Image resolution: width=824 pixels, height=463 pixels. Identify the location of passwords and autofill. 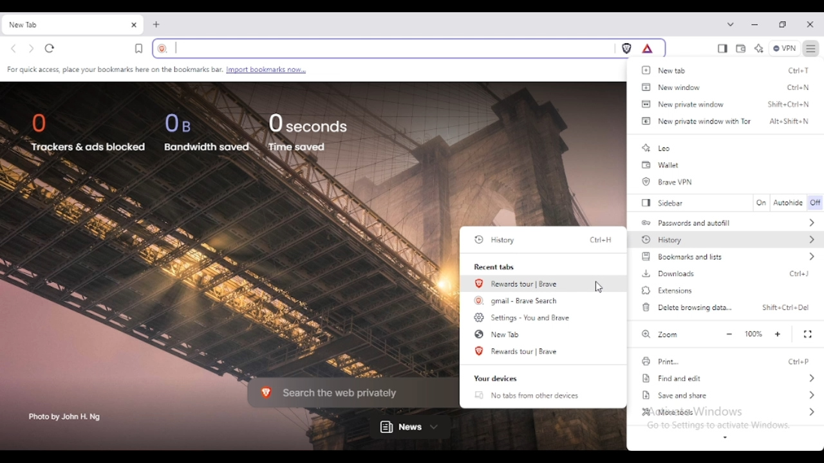
(729, 222).